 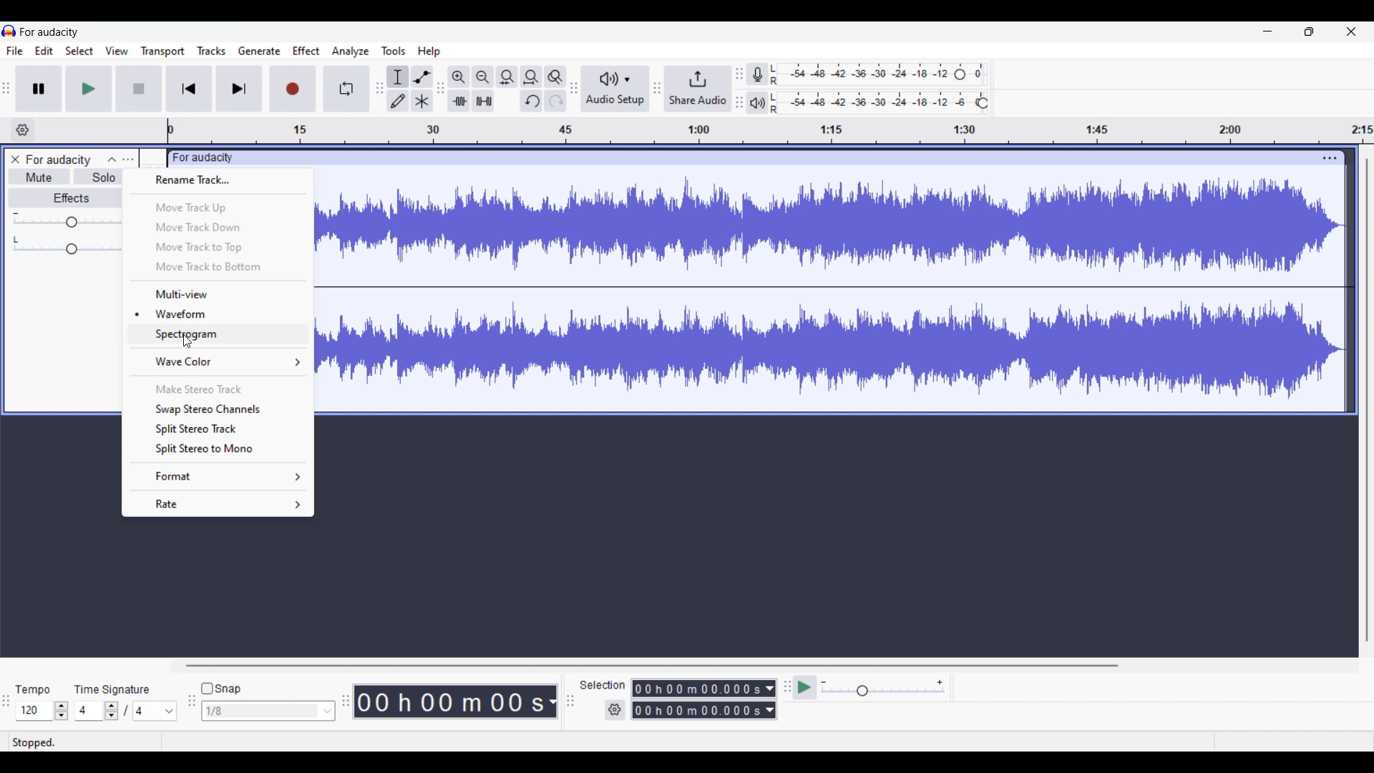 What do you see at coordinates (112, 160) in the screenshot?
I see `Collapse` at bounding box center [112, 160].